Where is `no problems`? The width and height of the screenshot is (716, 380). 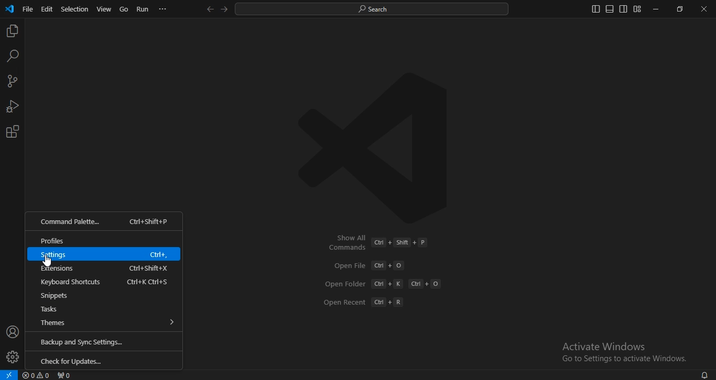 no problems is located at coordinates (38, 375).